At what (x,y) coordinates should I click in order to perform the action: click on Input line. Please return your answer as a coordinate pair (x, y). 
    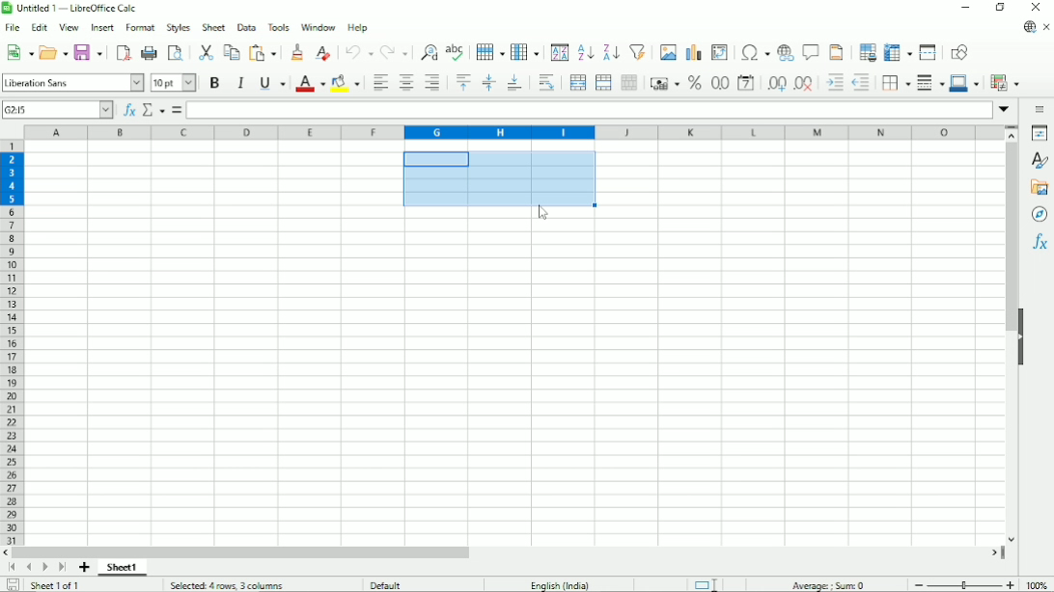
    Looking at the image, I should click on (589, 110).